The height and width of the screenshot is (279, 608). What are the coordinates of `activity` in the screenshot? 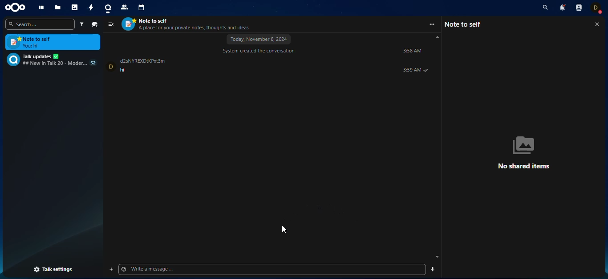 It's located at (90, 8).